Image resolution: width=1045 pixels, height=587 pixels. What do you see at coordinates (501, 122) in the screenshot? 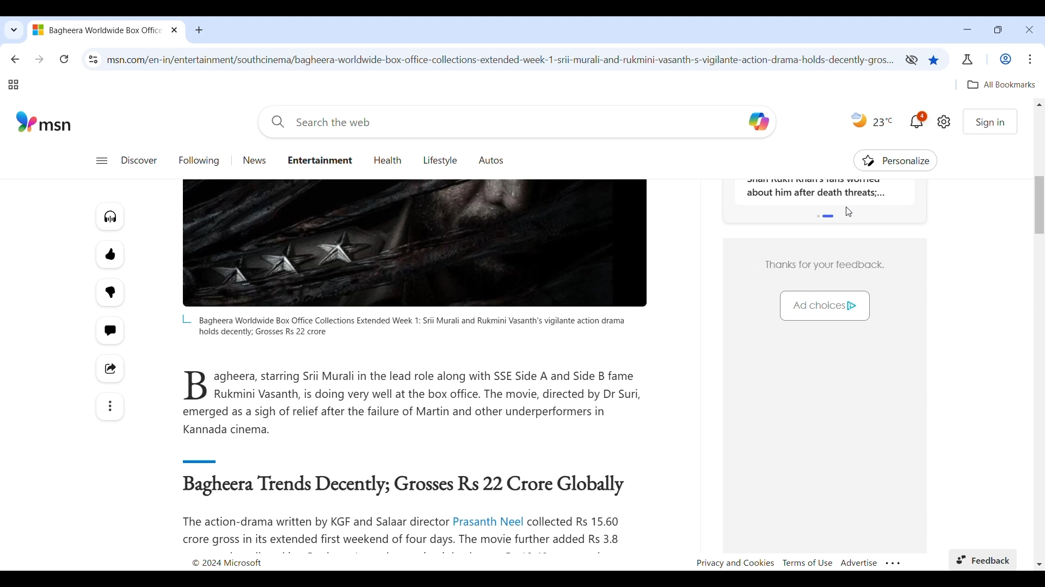
I see `Enter search term` at bounding box center [501, 122].